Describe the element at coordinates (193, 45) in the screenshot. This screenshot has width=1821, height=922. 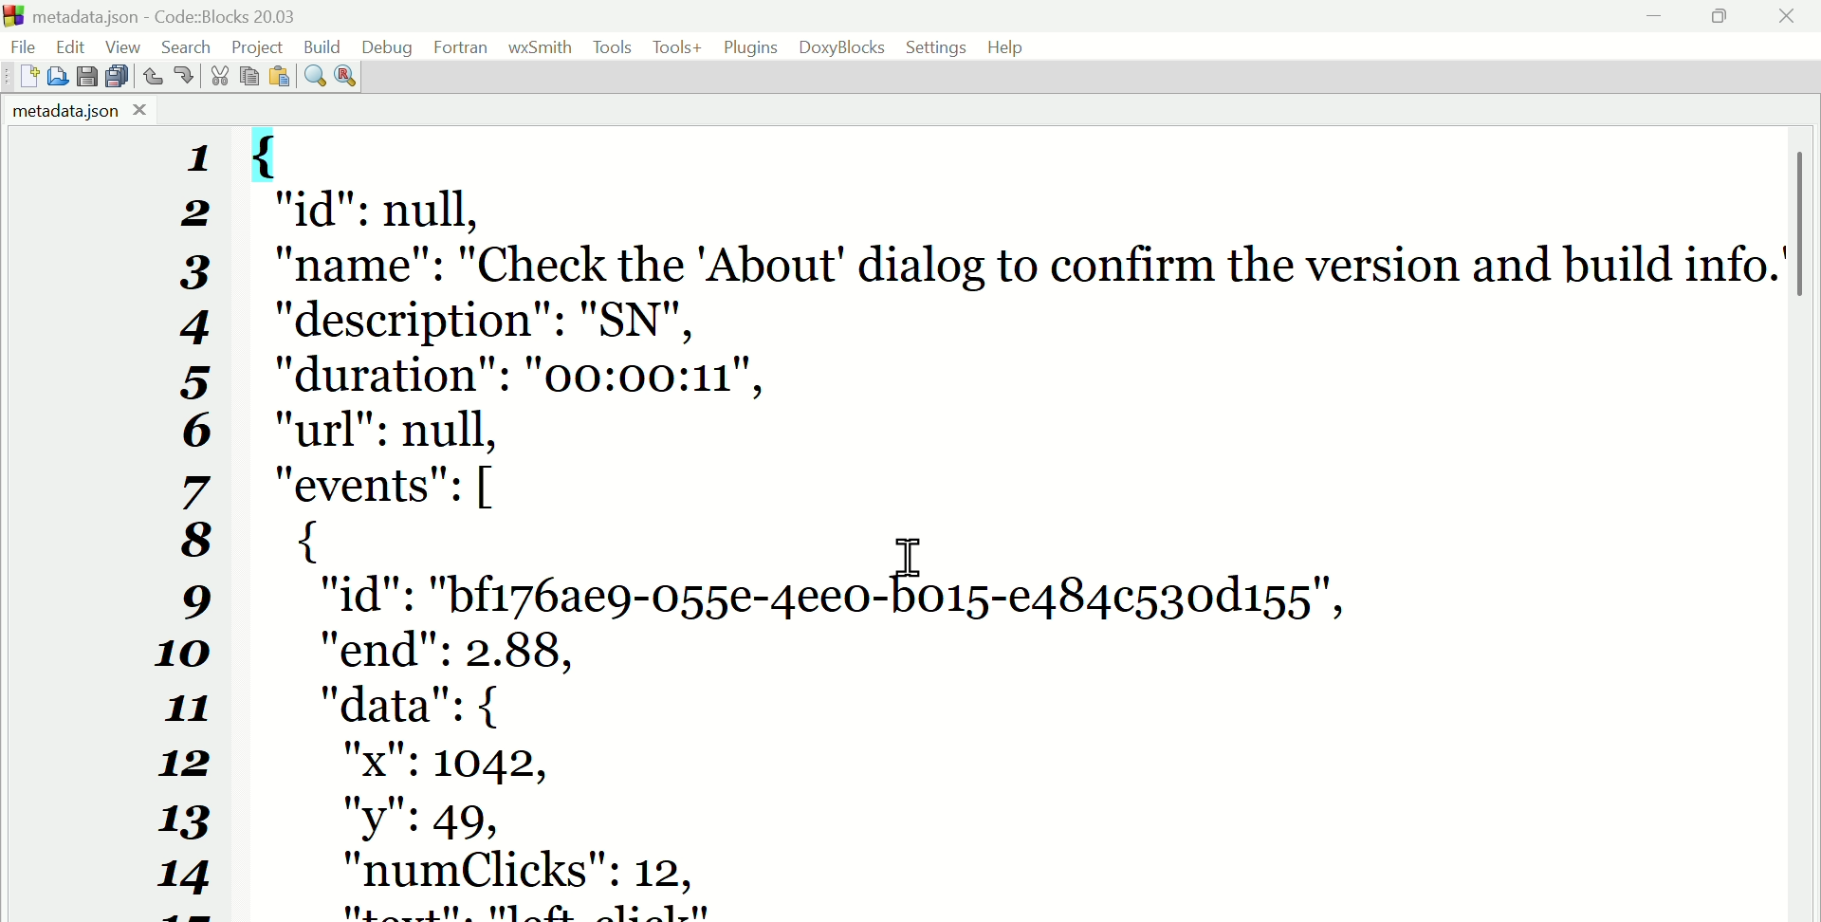
I see `Search` at that location.